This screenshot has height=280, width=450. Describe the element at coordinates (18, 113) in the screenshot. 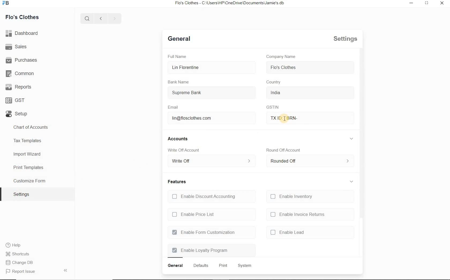

I see `Setup` at that location.